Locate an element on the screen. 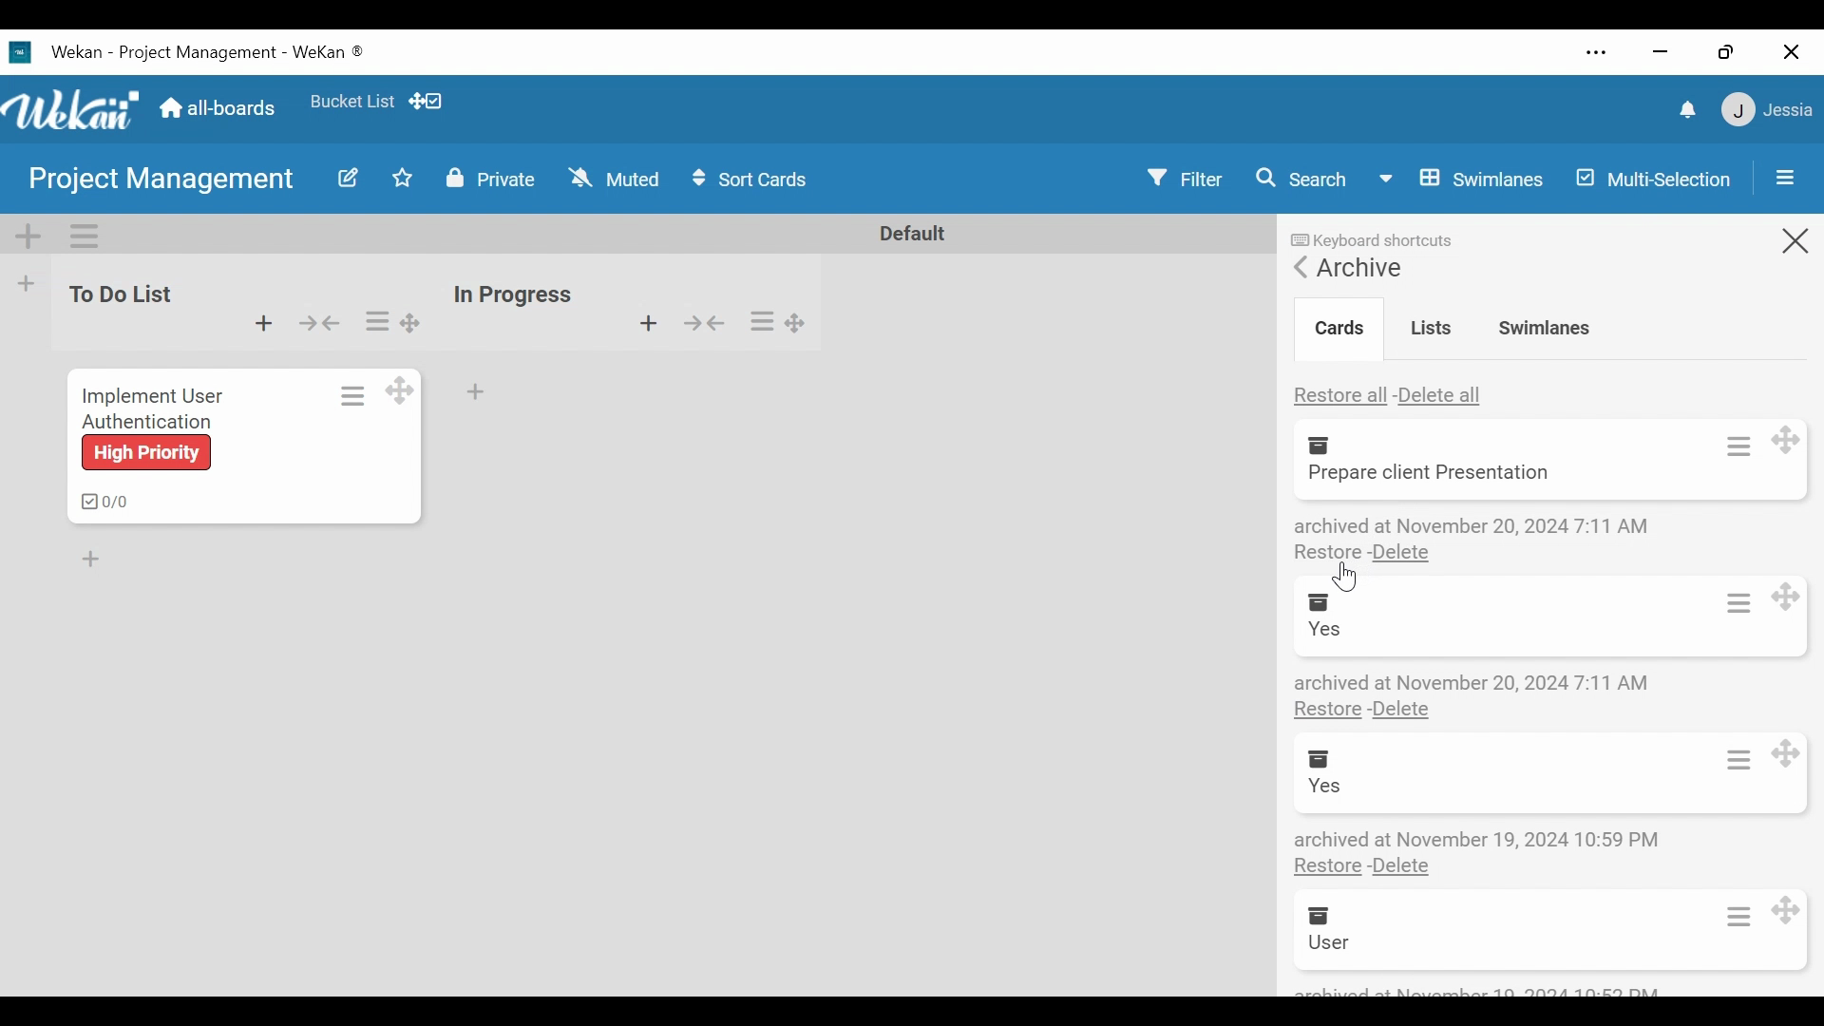  Card actions is located at coordinates (1730, 602).